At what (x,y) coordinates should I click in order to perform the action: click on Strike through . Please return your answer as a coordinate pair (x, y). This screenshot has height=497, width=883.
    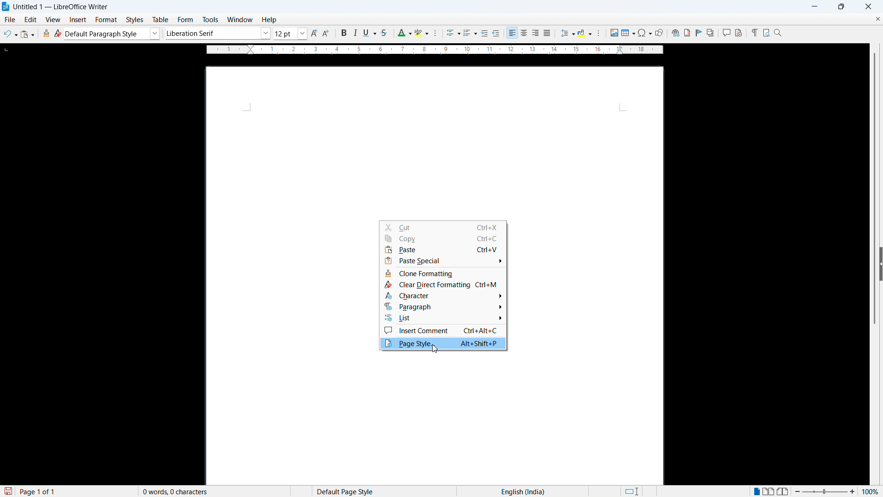
    Looking at the image, I should click on (384, 33).